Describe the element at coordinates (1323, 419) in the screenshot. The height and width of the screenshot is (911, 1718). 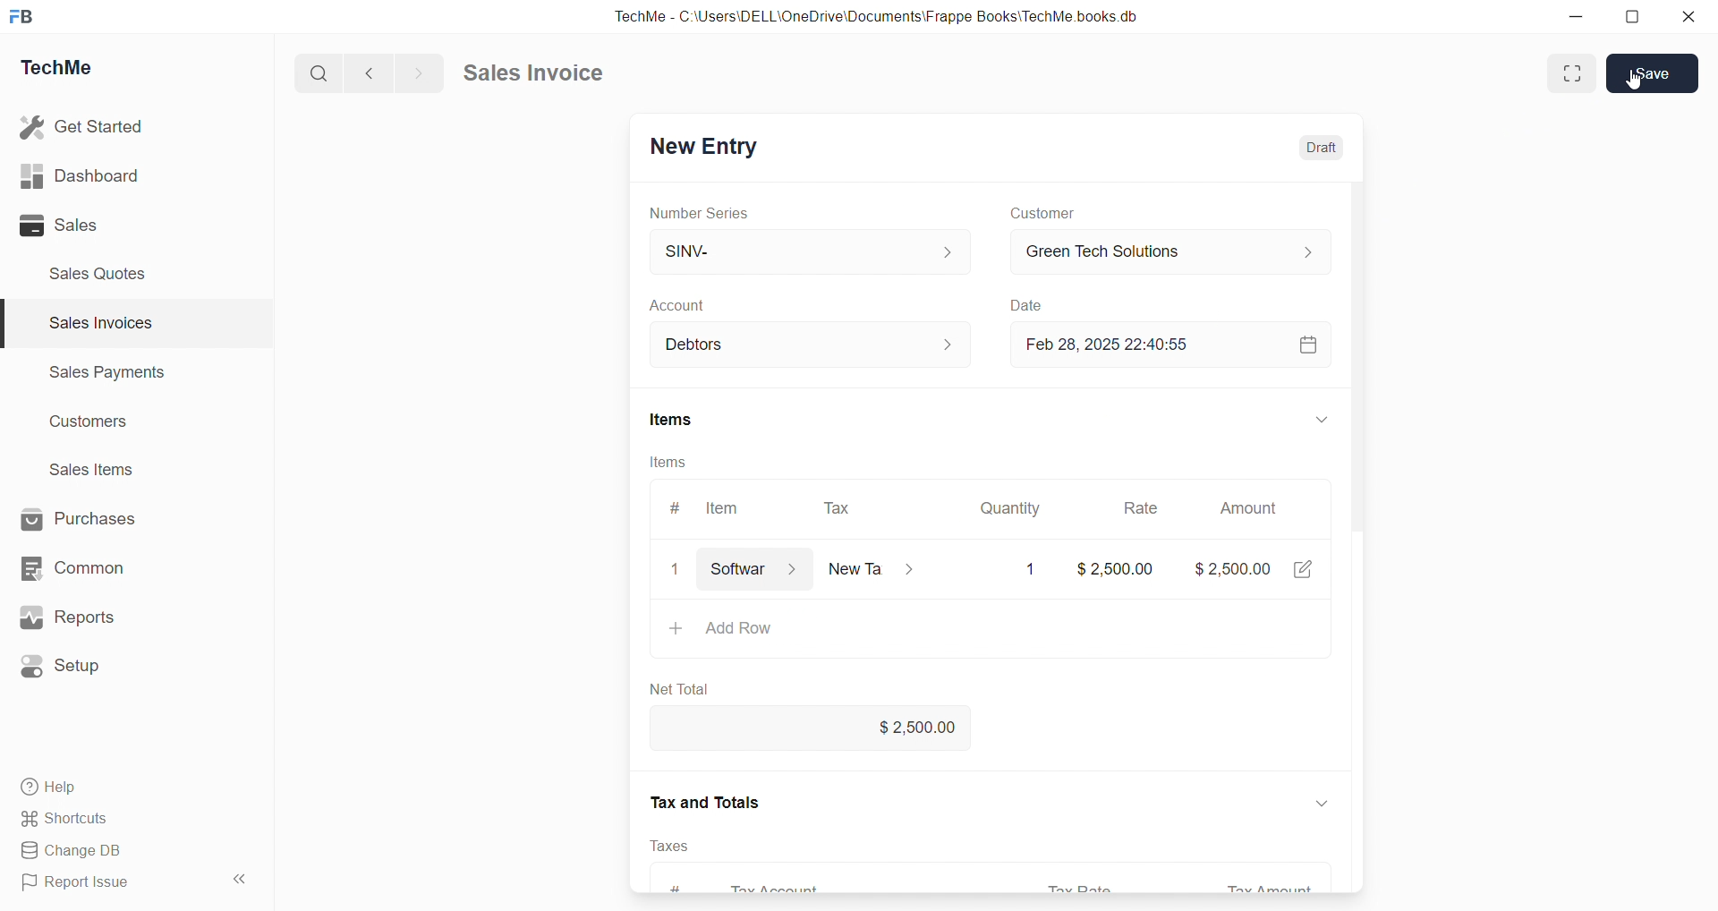
I see `down` at that location.